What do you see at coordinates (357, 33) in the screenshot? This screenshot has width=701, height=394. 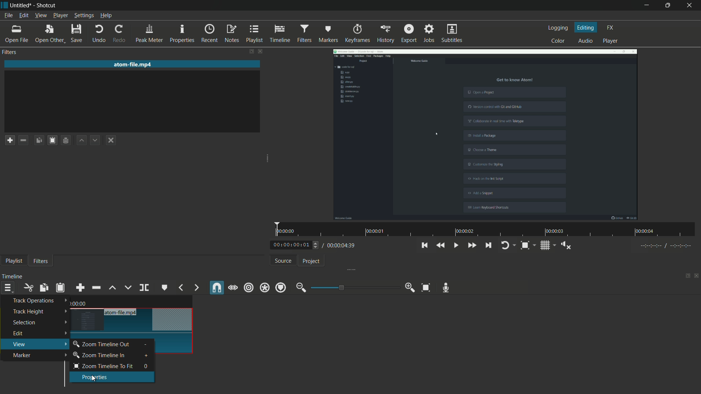 I see `keyframes` at bounding box center [357, 33].